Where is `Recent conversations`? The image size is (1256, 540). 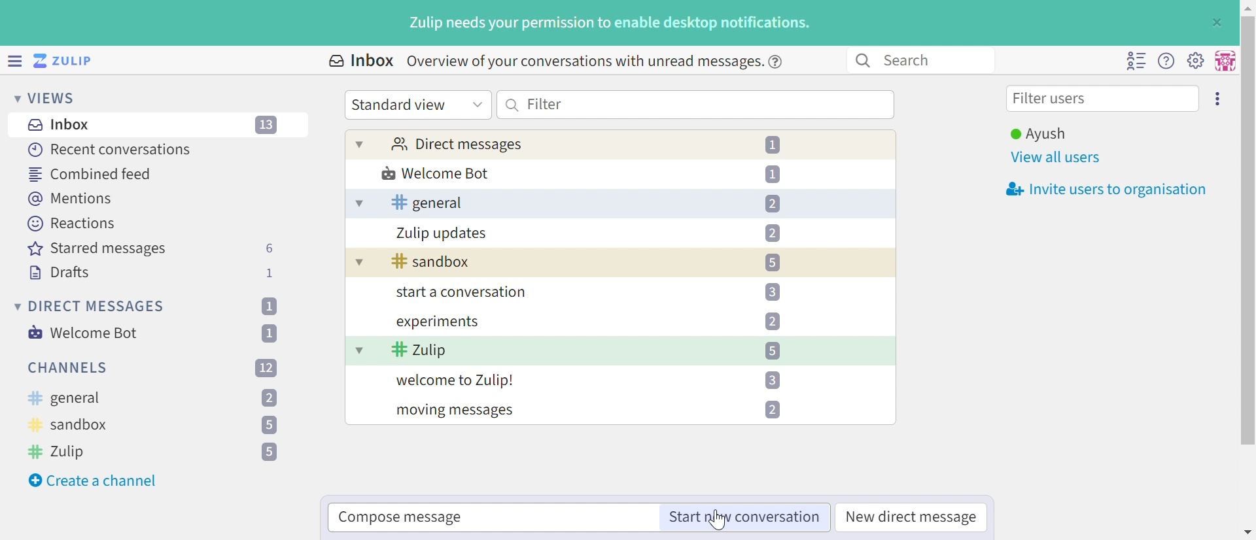 Recent conversations is located at coordinates (111, 149).